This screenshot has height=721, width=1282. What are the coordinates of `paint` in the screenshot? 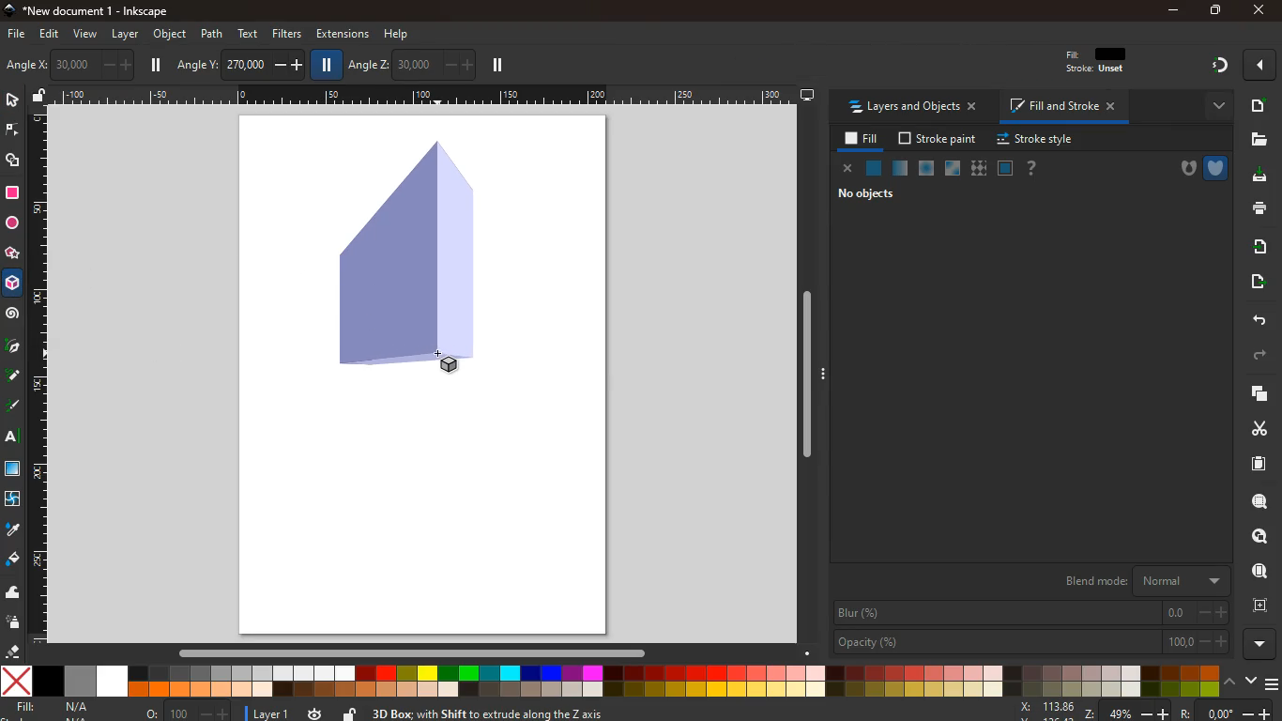 It's located at (12, 560).